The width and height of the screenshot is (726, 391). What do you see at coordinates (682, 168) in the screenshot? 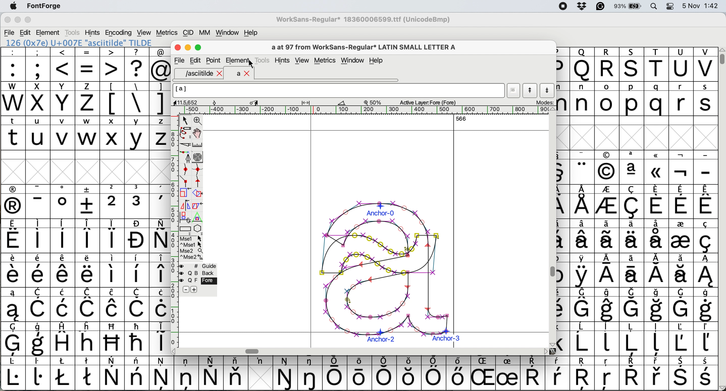
I see `symbol` at bounding box center [682, 168].